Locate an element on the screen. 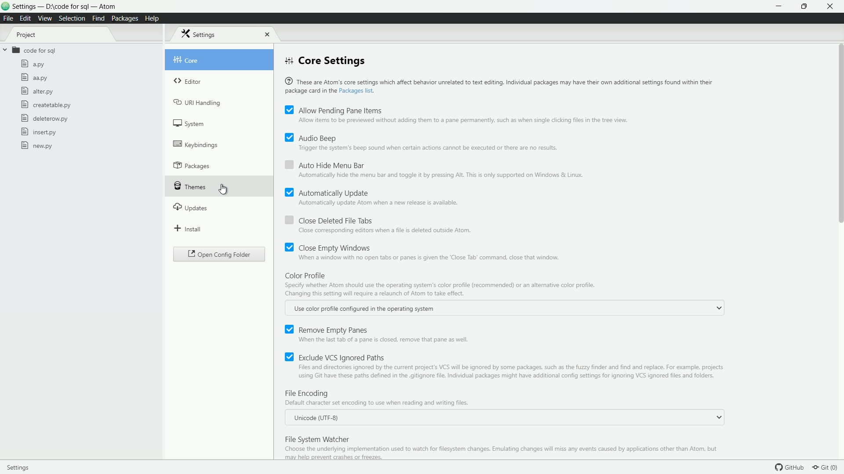  when a window with no open tabs or panes is given the "close tab " command , close window is located at coordinates (433, 258).